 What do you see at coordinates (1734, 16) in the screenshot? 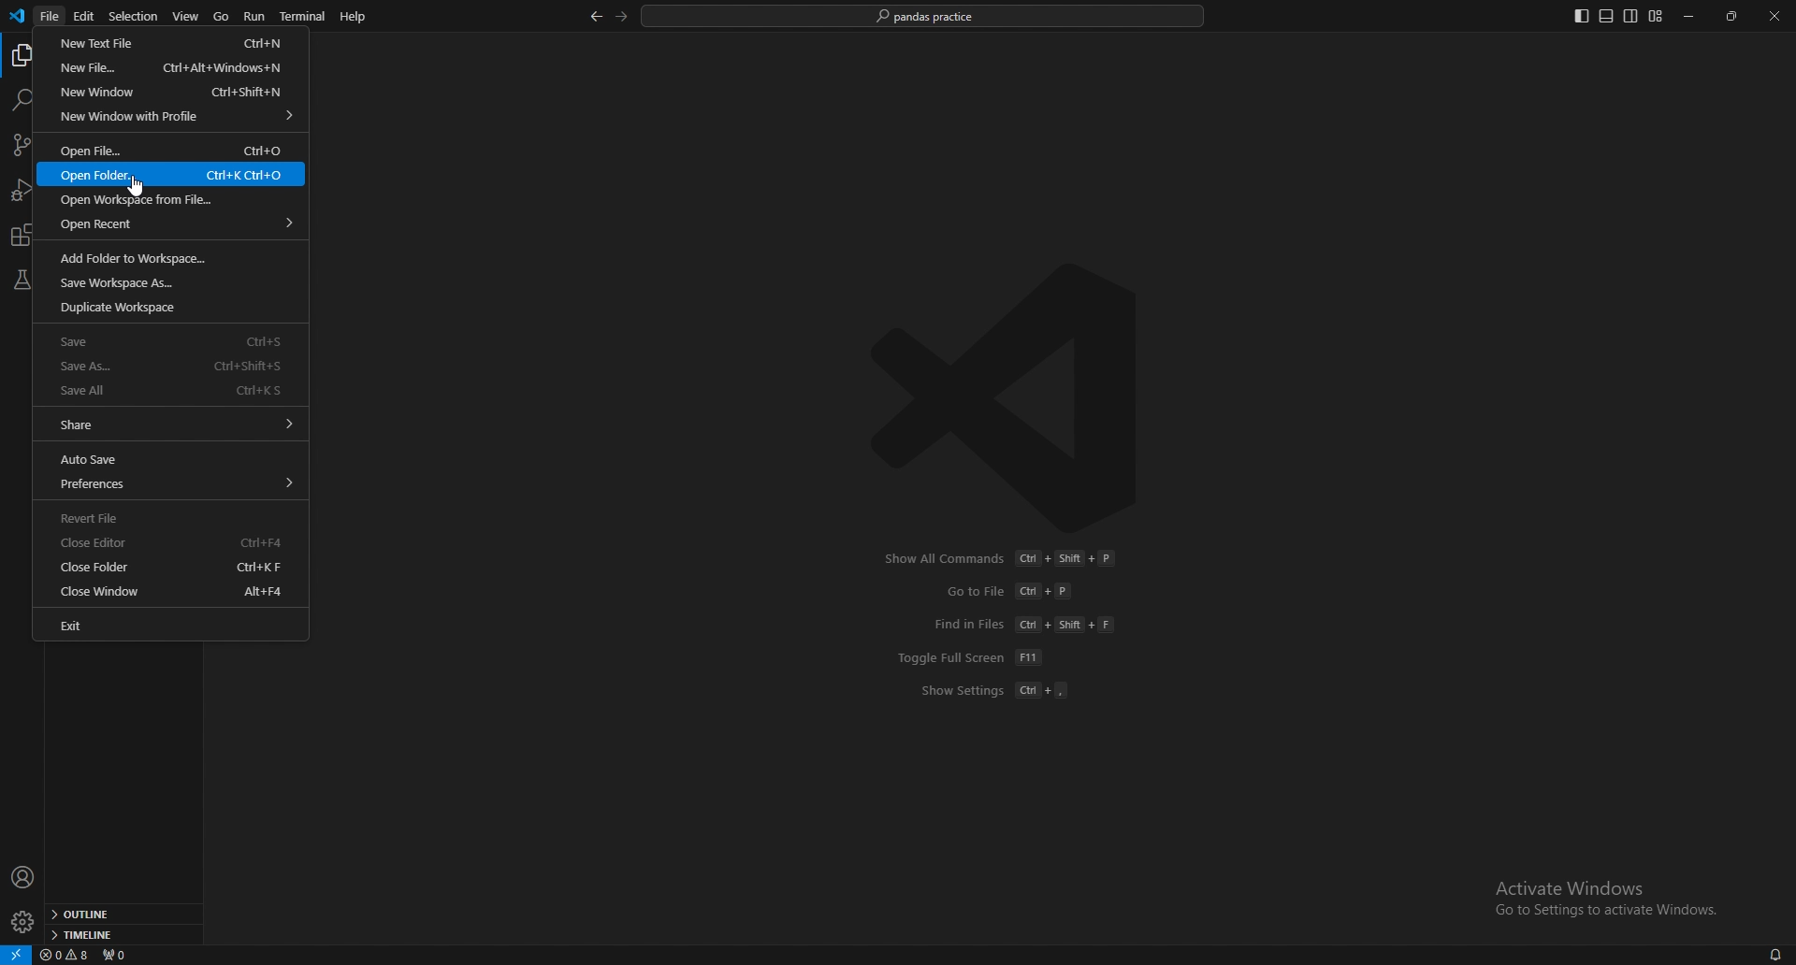
I see `resize` at bounding box center [1734, 16].